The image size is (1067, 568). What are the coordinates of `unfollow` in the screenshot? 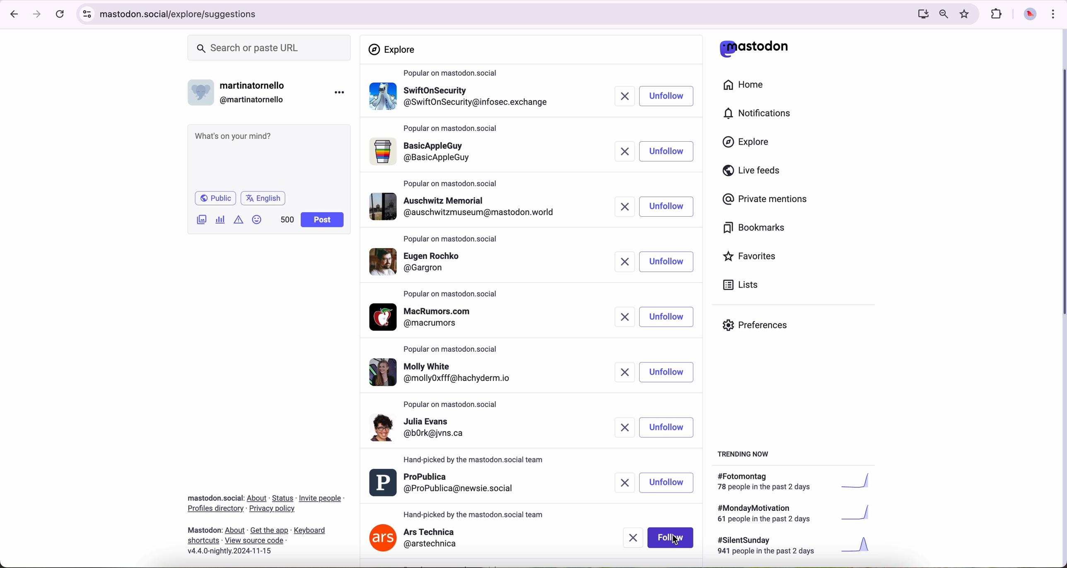 It's located at (666, 263).